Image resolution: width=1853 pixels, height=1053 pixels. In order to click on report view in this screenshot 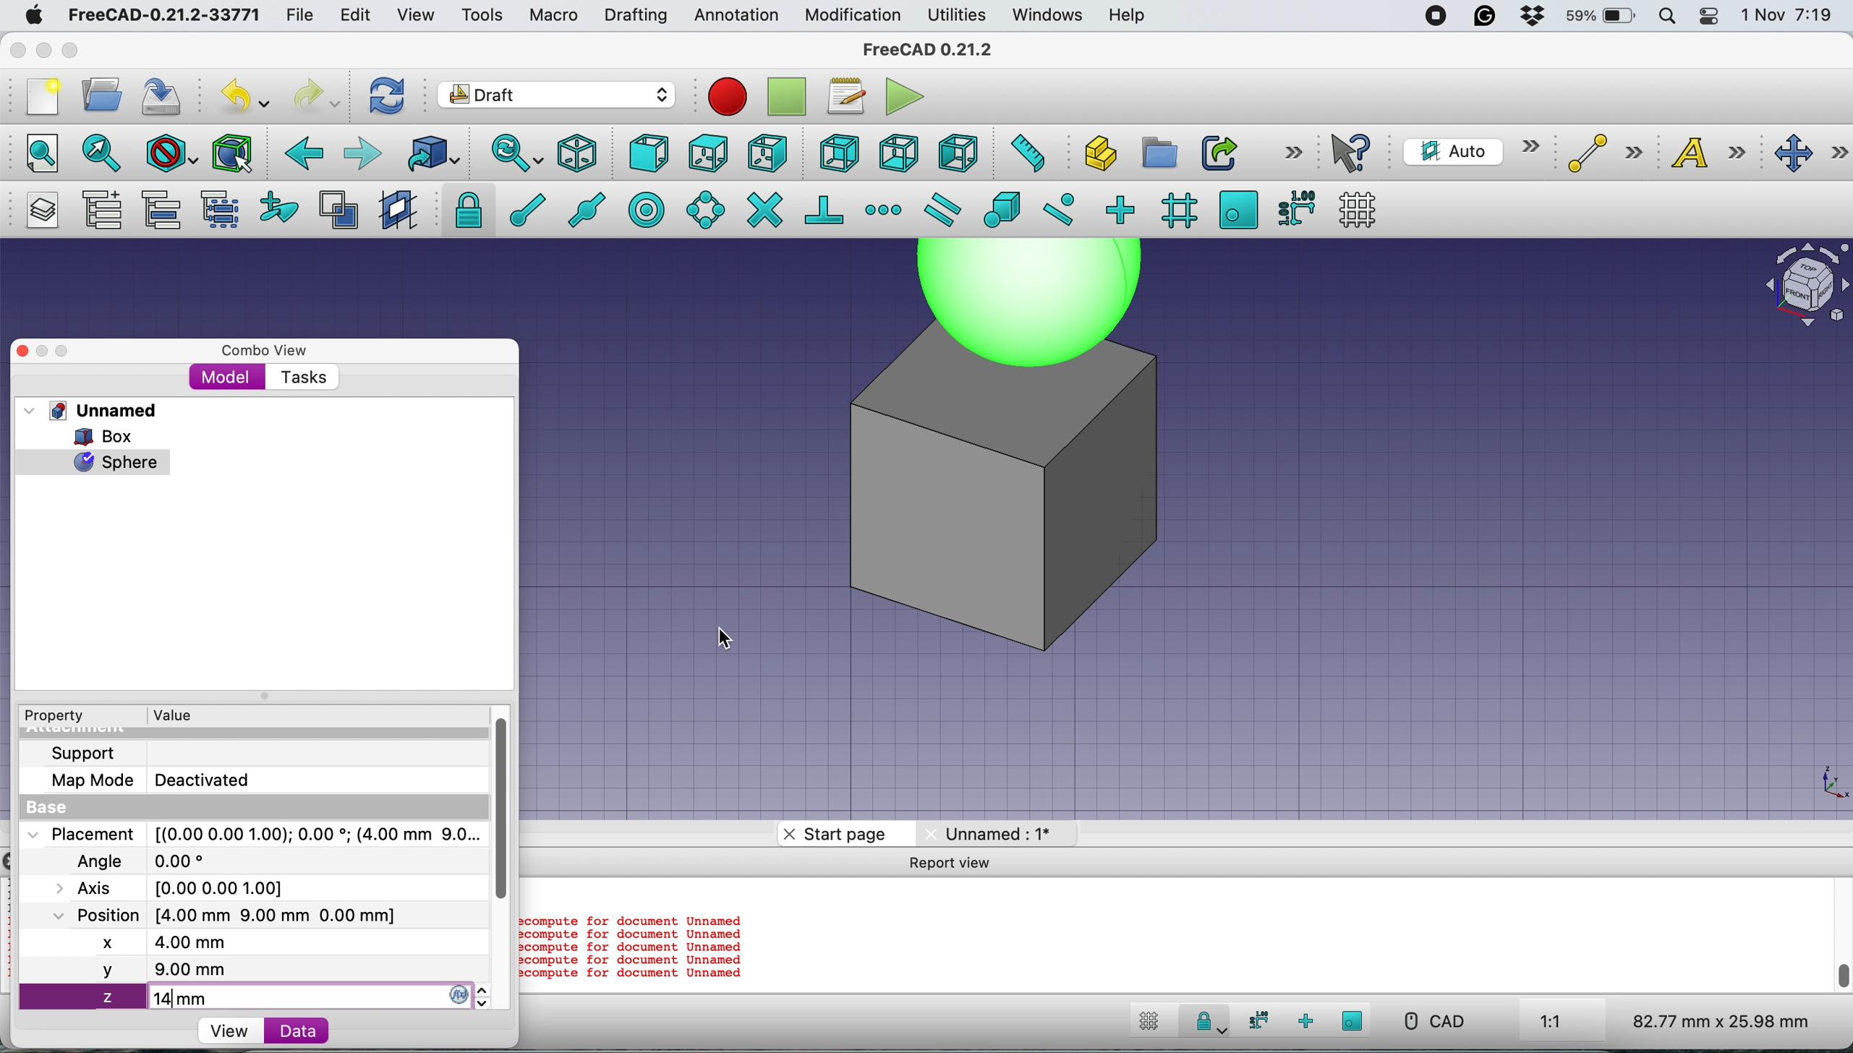, I will do `click(964, 866)`.